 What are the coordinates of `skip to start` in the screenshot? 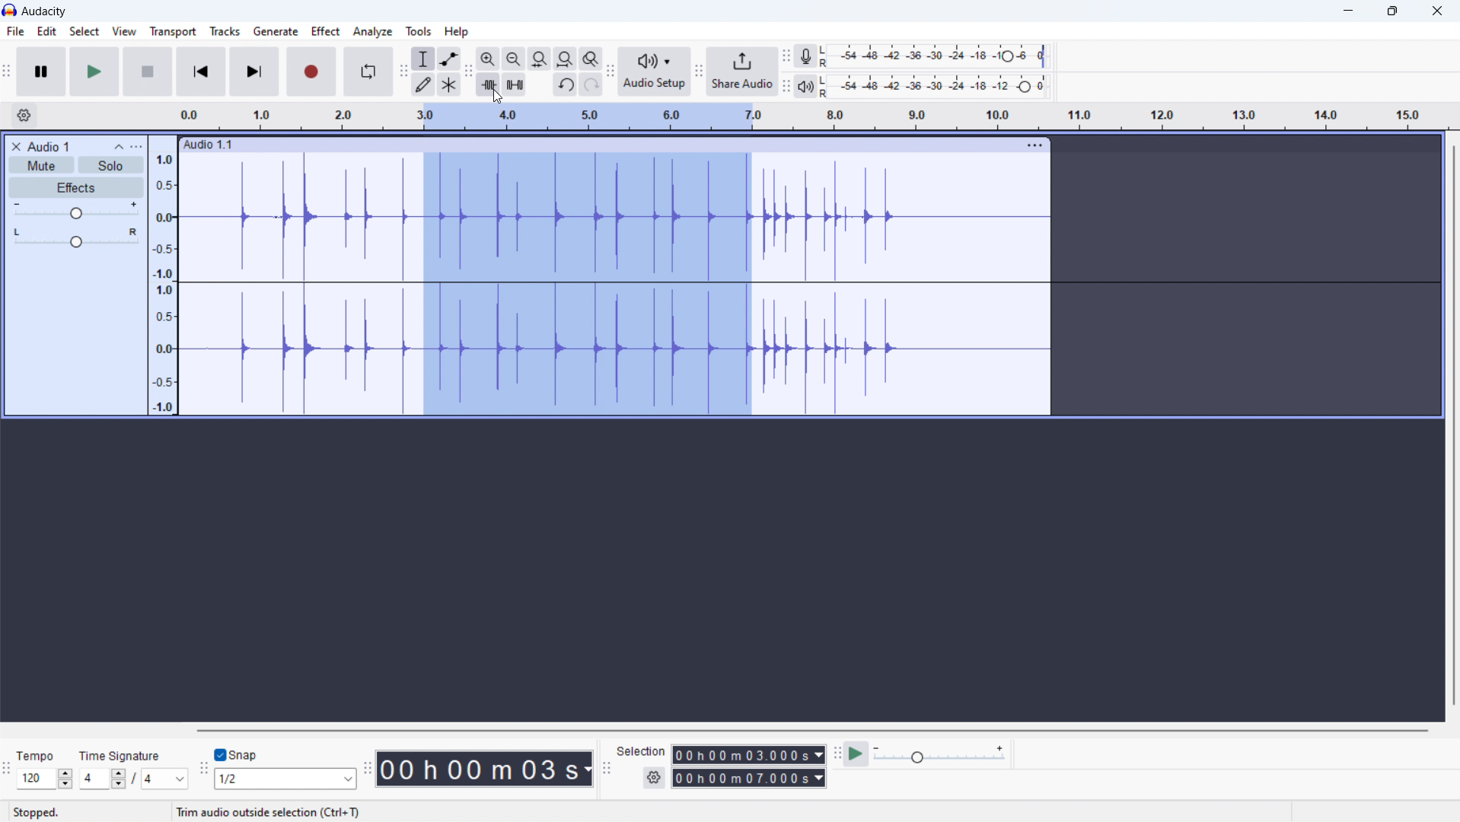 It's located at (201, 72).